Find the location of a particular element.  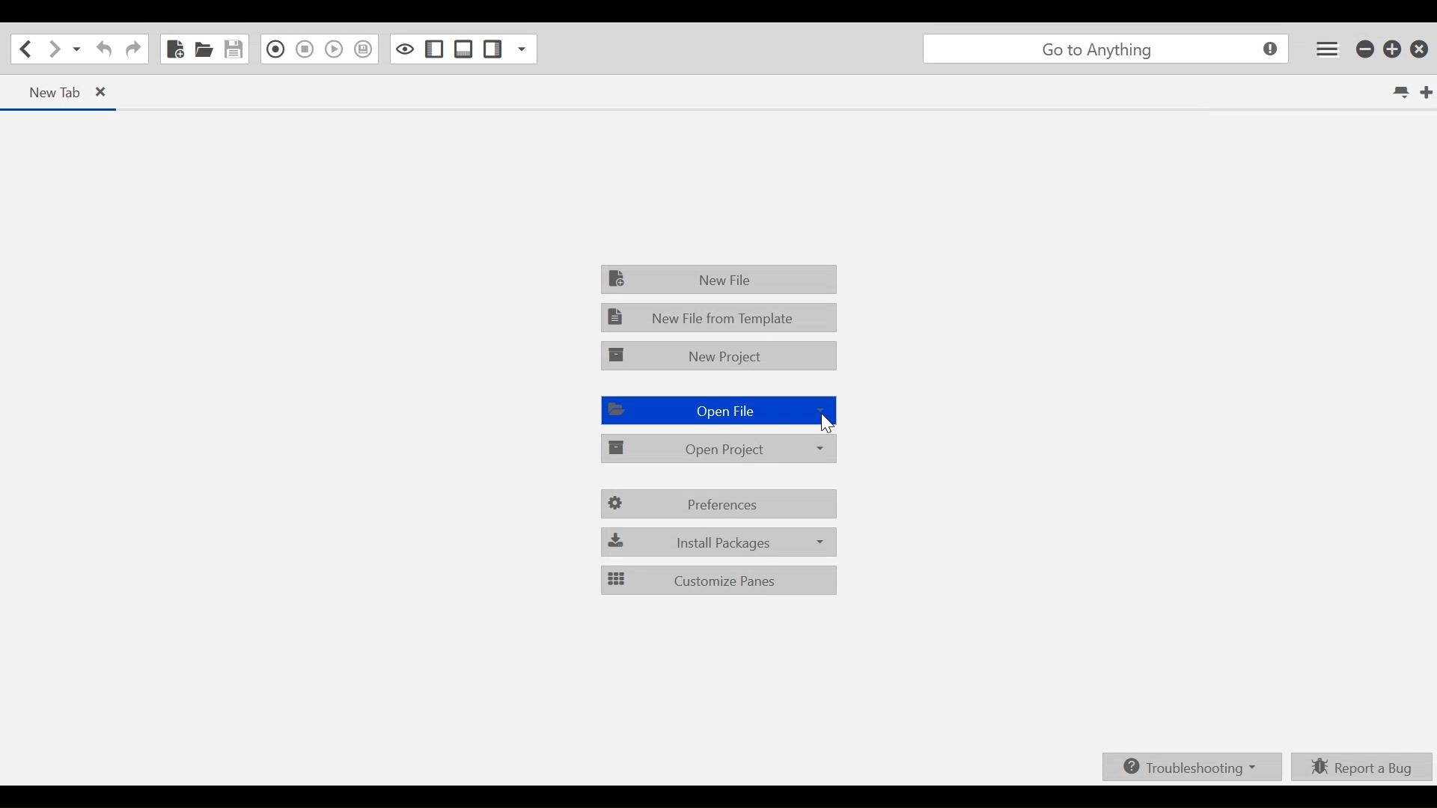

Open File is located at coordinates (716, 410).